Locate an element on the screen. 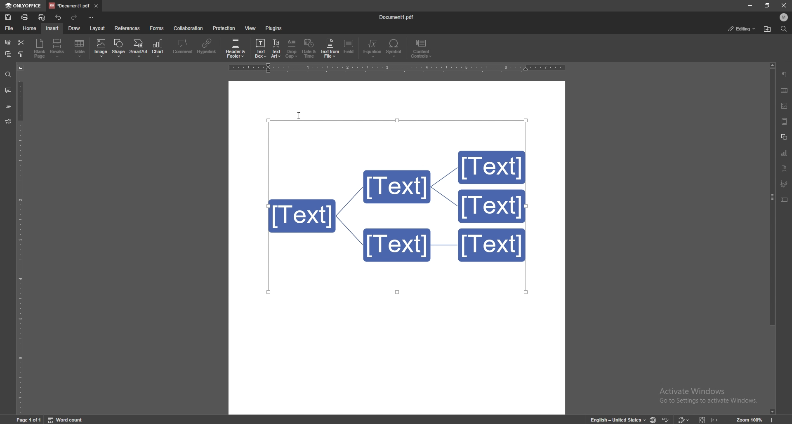  zoom is located at coordinates (750, 419).